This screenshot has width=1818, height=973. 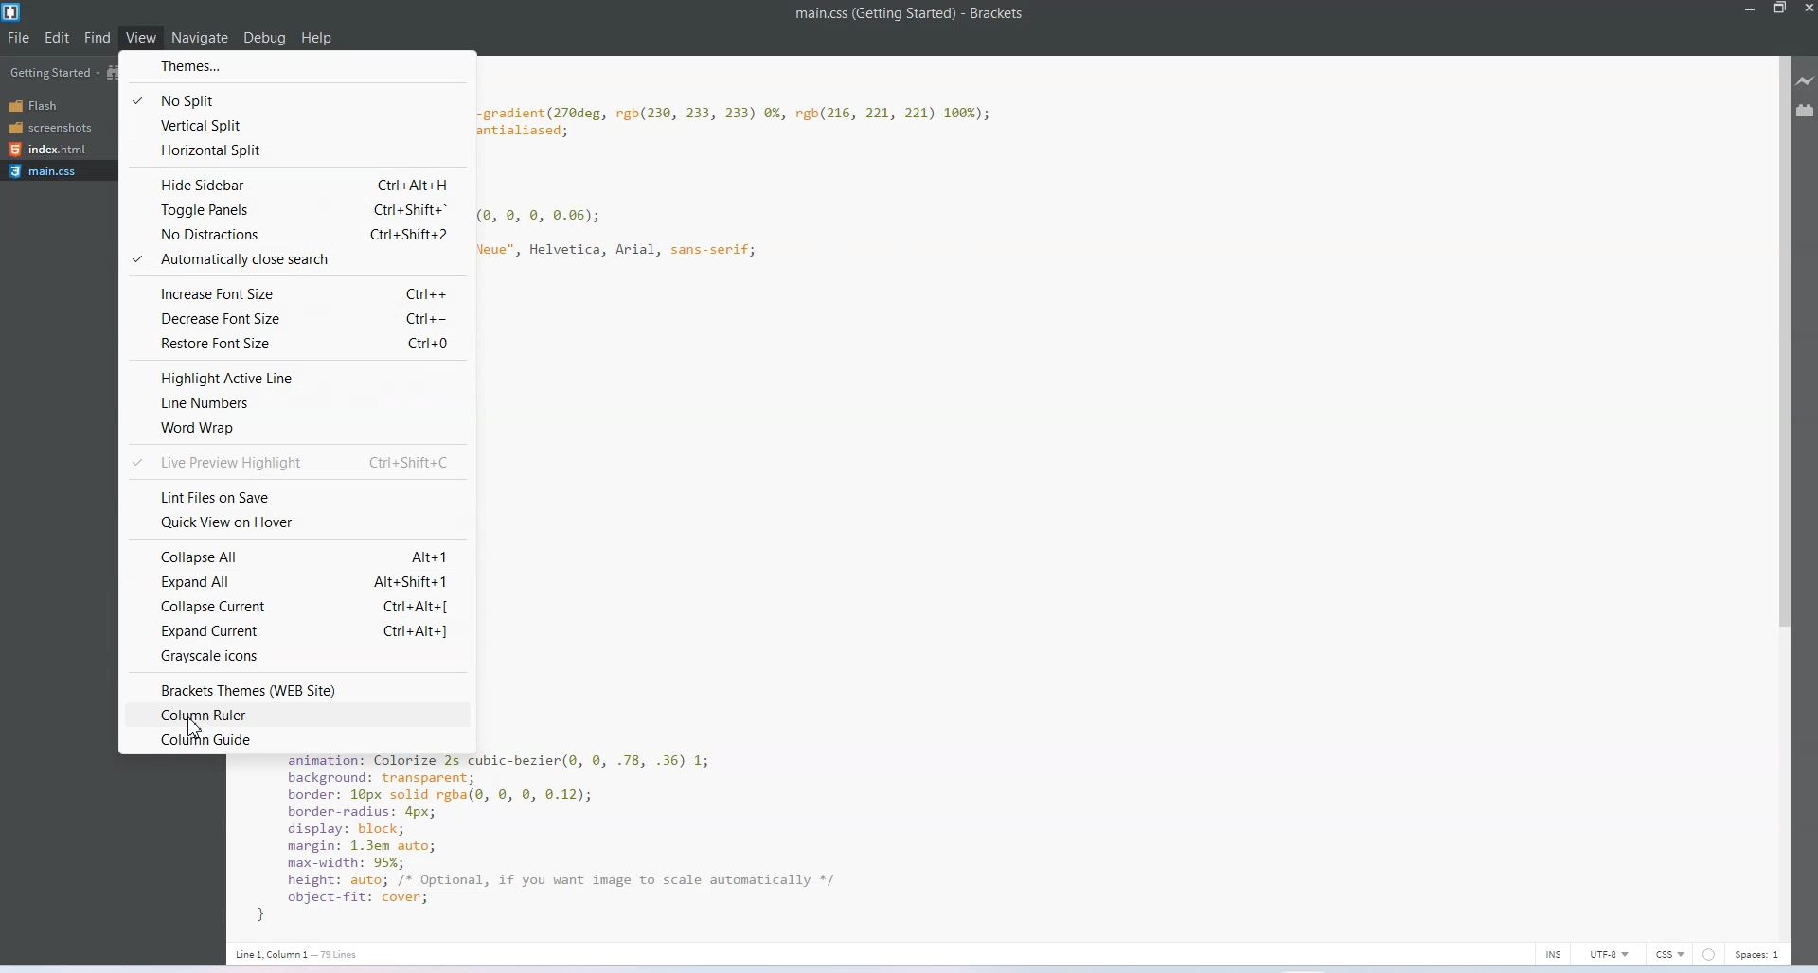 What do you see at coordinates (295, 149) in the screenshot?
I see `horizontal split` at bounding box center [295, 149].